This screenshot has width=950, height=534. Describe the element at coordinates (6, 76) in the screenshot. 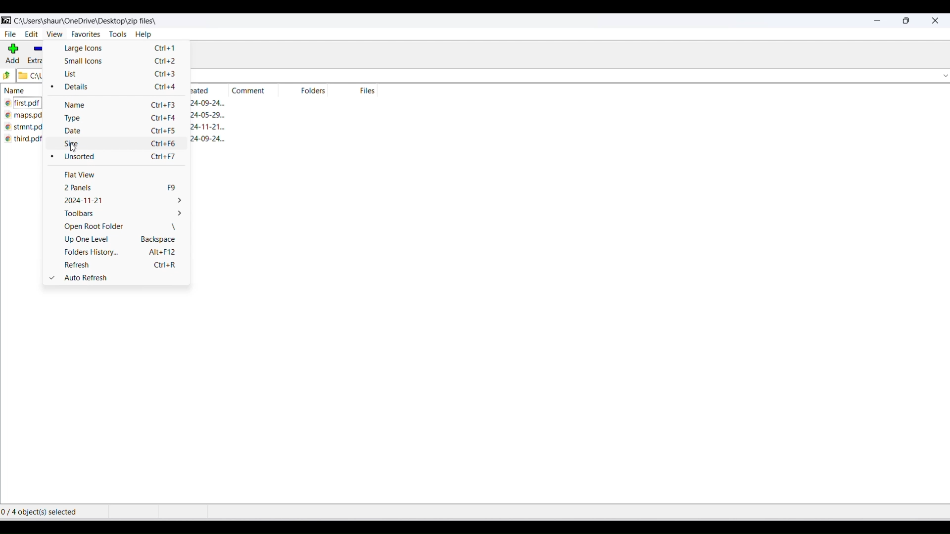

I see `previous paths` at that location.